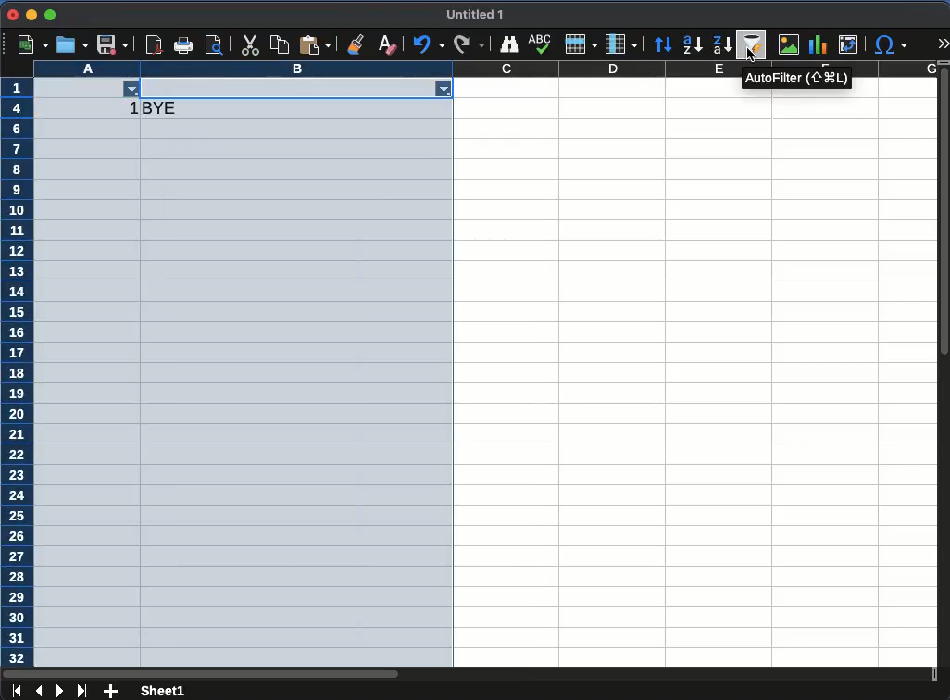 Image resolution: width=950 pixels, height=700 pixels. Describe the element at coordinates (386, 45) in the screenshot. I see `clear formatting` at that location.